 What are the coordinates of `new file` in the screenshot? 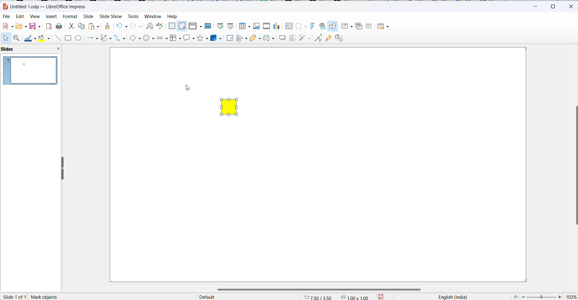 It's located at (7, 26).